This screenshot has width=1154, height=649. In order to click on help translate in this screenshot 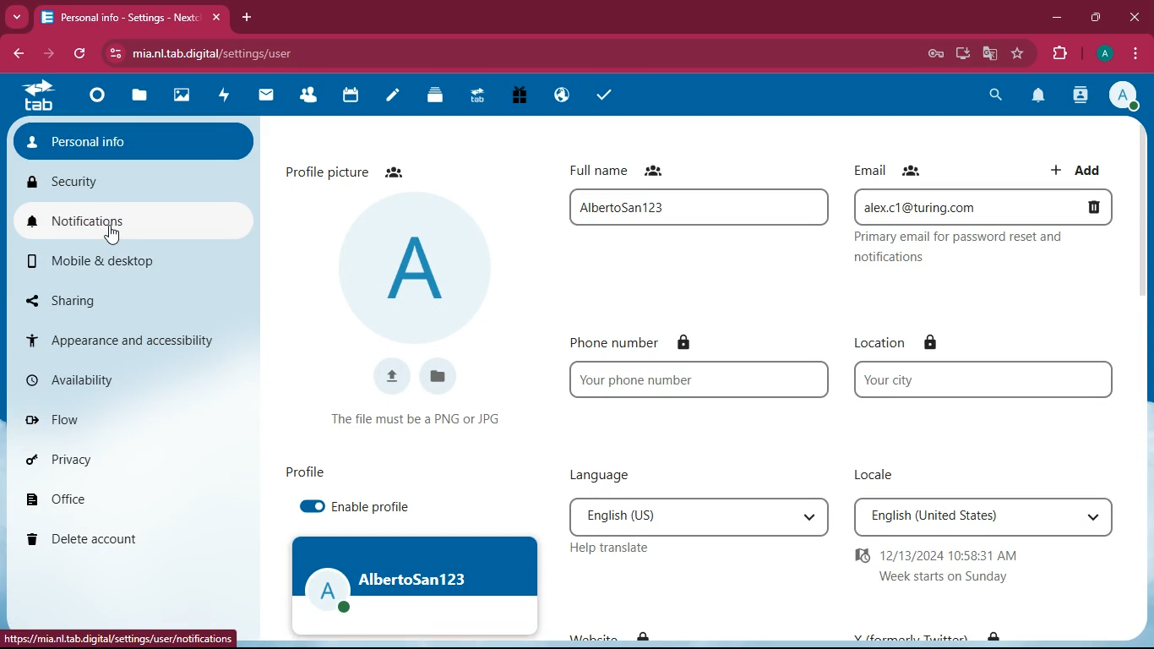, I will do `click(610, 549)`.